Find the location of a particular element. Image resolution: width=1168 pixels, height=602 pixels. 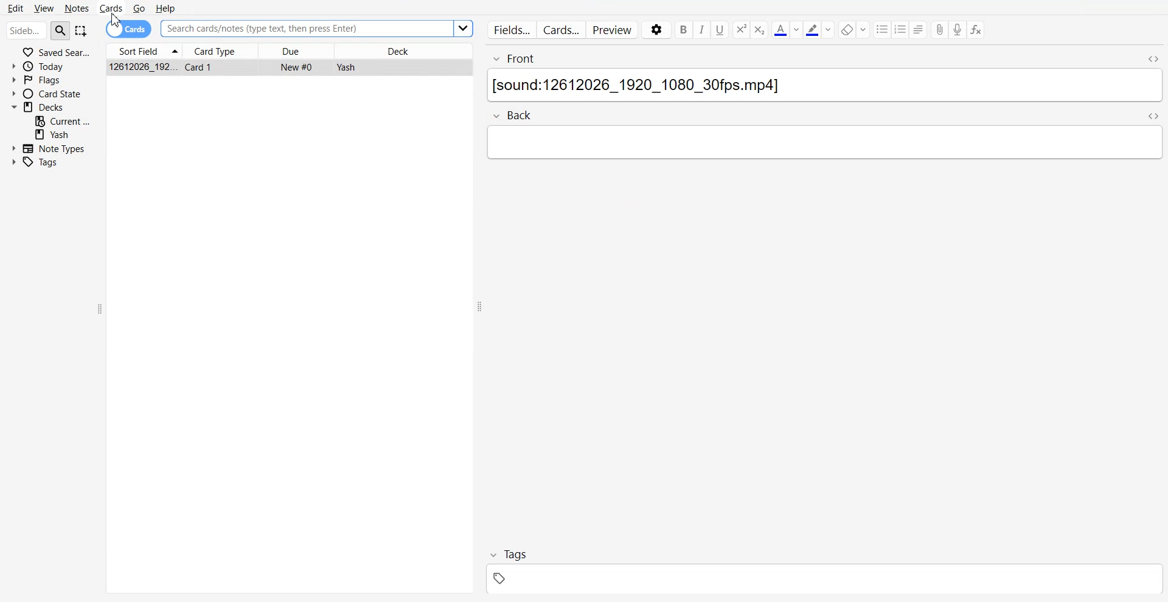

Saved Search is located at coordinates (52, 52).